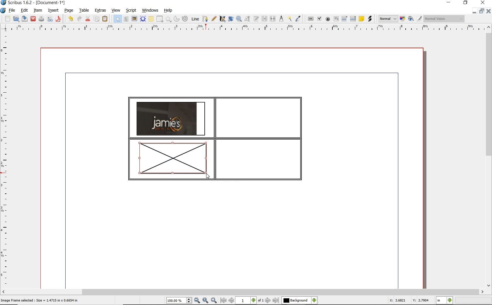 The width and height of the screenshot is (492, 305). I want to click on preflight verifier, so click(50, 19).